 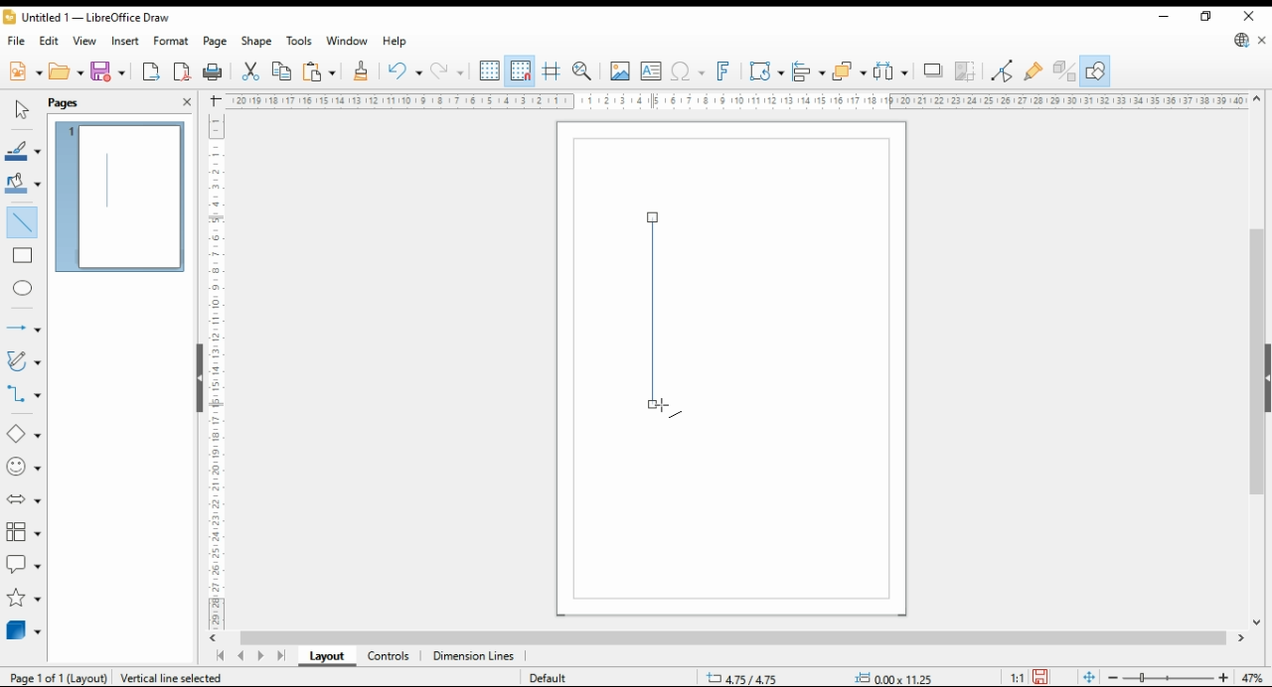 What do you see at coordinates (281, 71) in the screenshot?
I see `copy` at bounding box center [281, 71].